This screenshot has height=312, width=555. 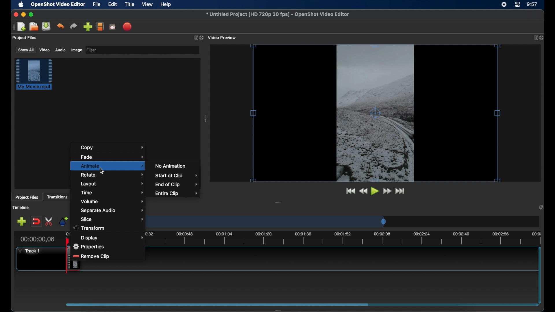 I want to click on close, so click(x=202, y=38).